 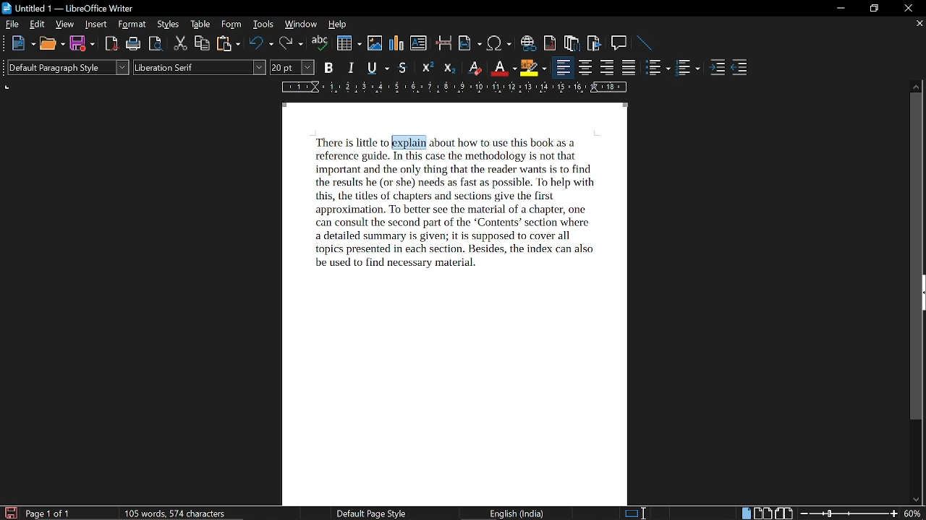 I want to click on center, so click(x=586, y=68).